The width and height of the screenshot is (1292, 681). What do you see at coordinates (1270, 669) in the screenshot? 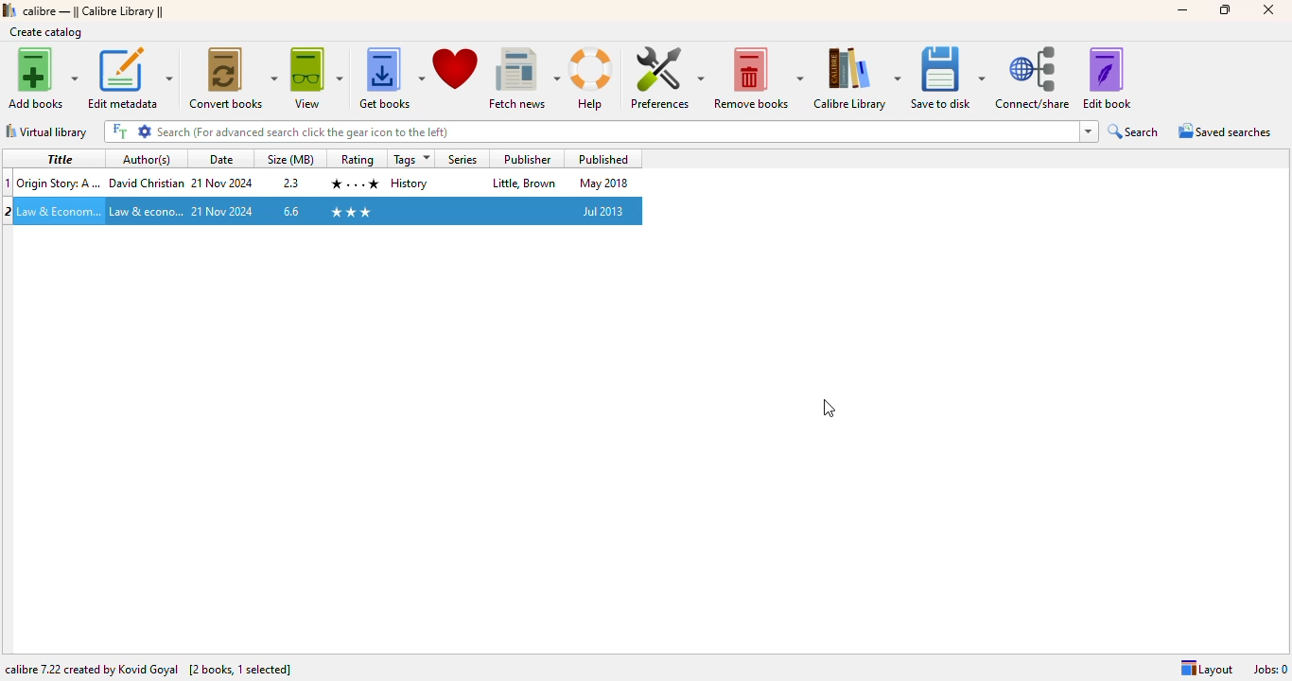
I see `jobs: 0` at bounding box center [1270, 669].